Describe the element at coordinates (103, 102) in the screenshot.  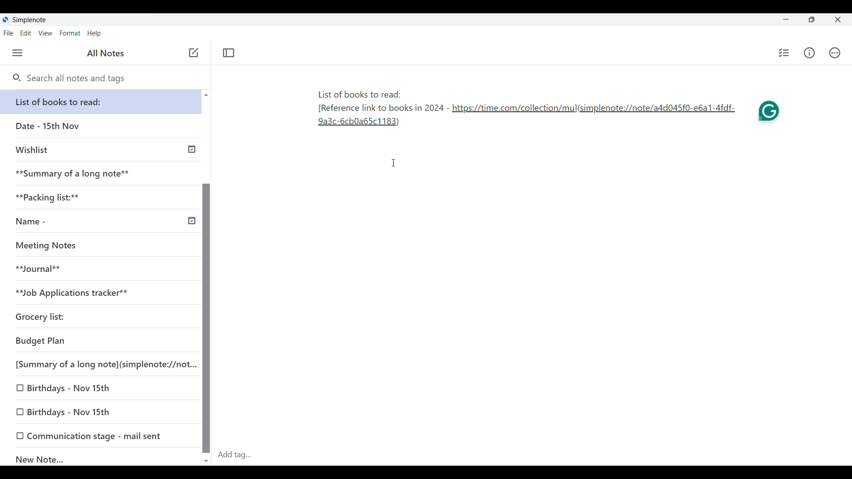
I see `List of books to read:` at that location.